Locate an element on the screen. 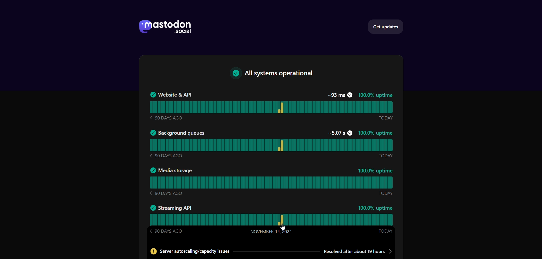  Today is located at coordinates (386, 193).